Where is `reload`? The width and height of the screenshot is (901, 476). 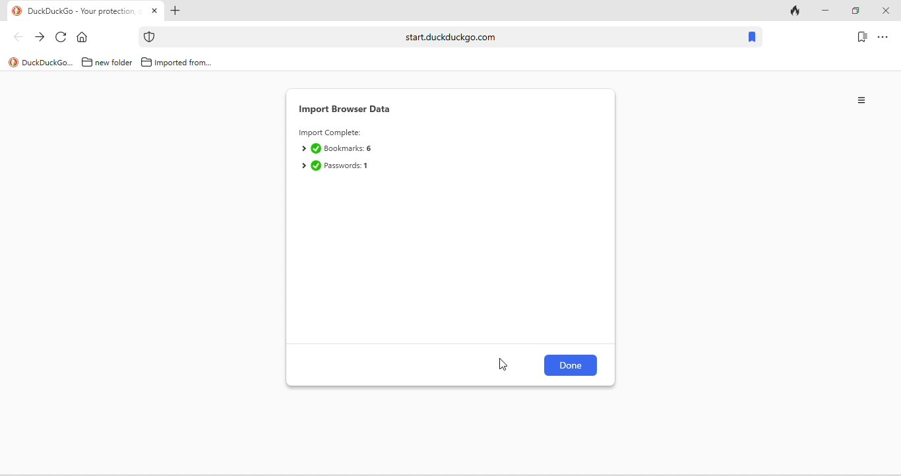 reload is located at coordinates (61, 38).